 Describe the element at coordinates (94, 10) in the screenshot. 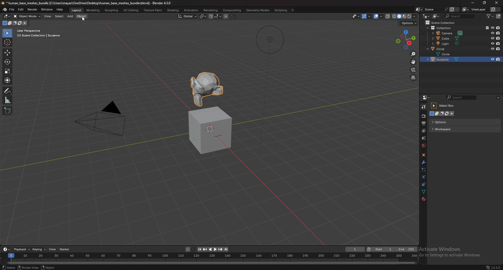

I see `modeling` at that location.